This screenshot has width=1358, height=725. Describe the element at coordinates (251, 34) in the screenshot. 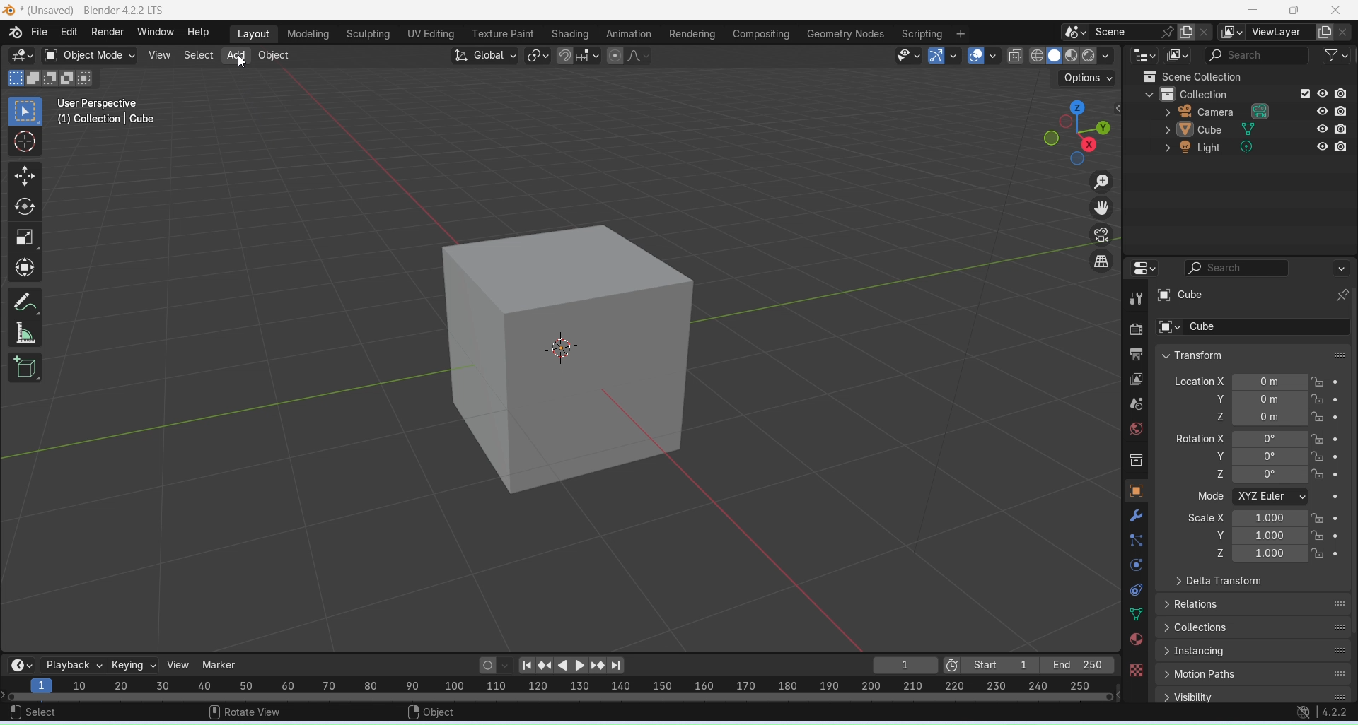

I see `Layout` at that location.